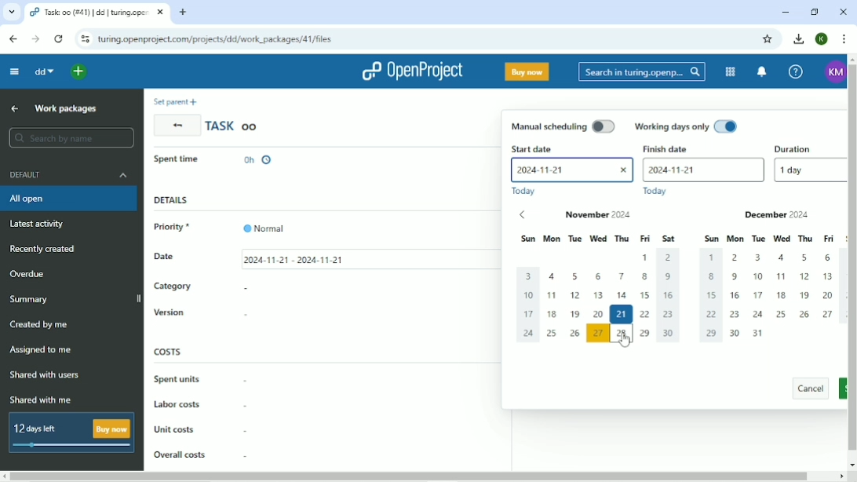 This screenshot has height=482, width=857. I want to click on K, so click(822, 39).